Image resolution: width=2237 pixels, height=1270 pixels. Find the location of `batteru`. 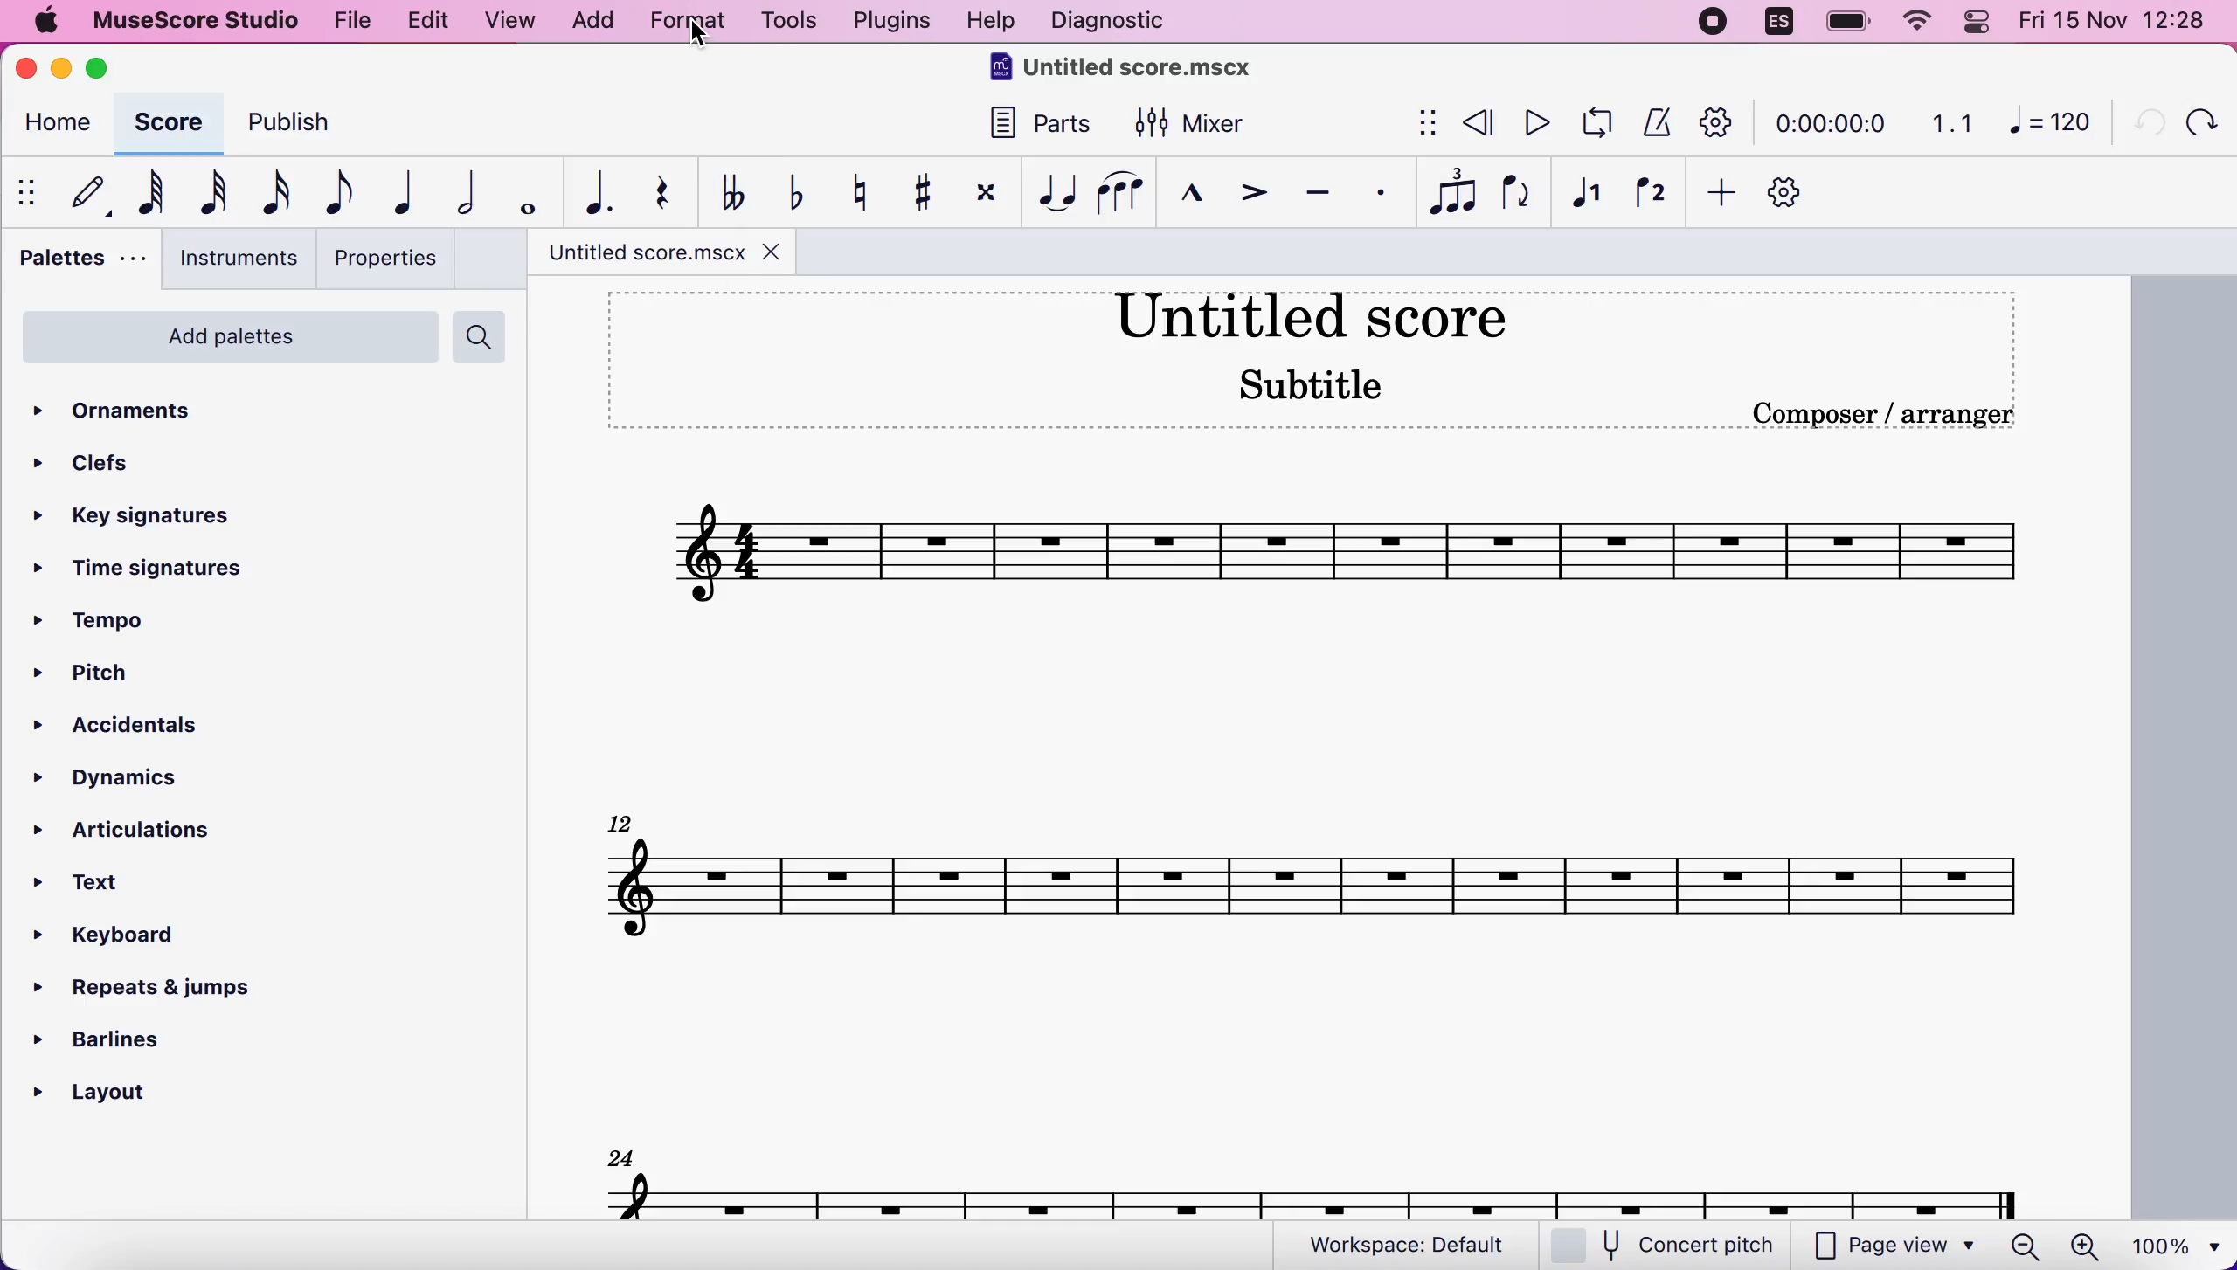

batteru is located at coordinates (1848, 24).